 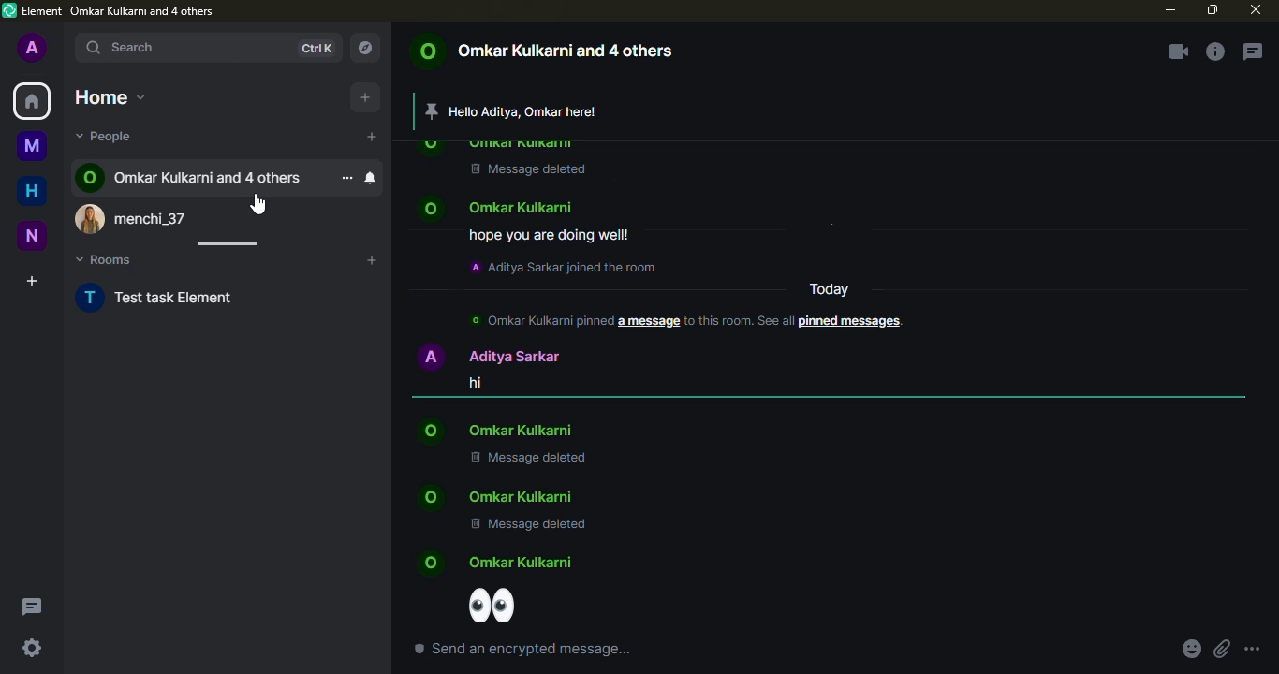 What do you see at coordinates (1253, 650) in the screenshot?
I see `more` at bounding box center [1253, 650].